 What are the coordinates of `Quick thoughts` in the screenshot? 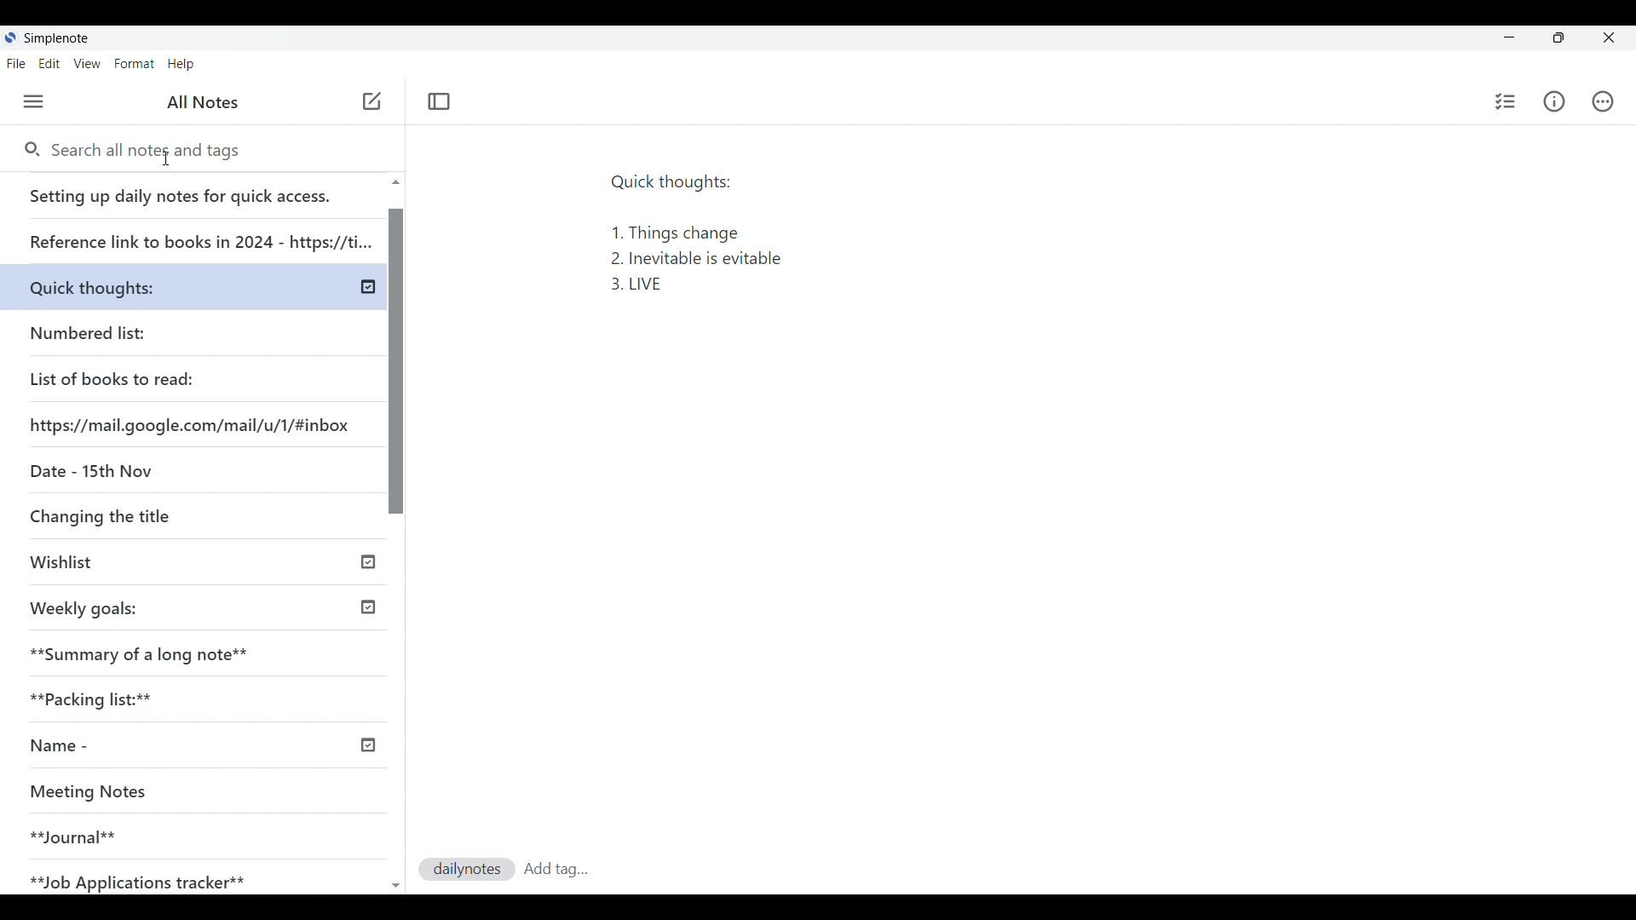 It's located at (132, 284).